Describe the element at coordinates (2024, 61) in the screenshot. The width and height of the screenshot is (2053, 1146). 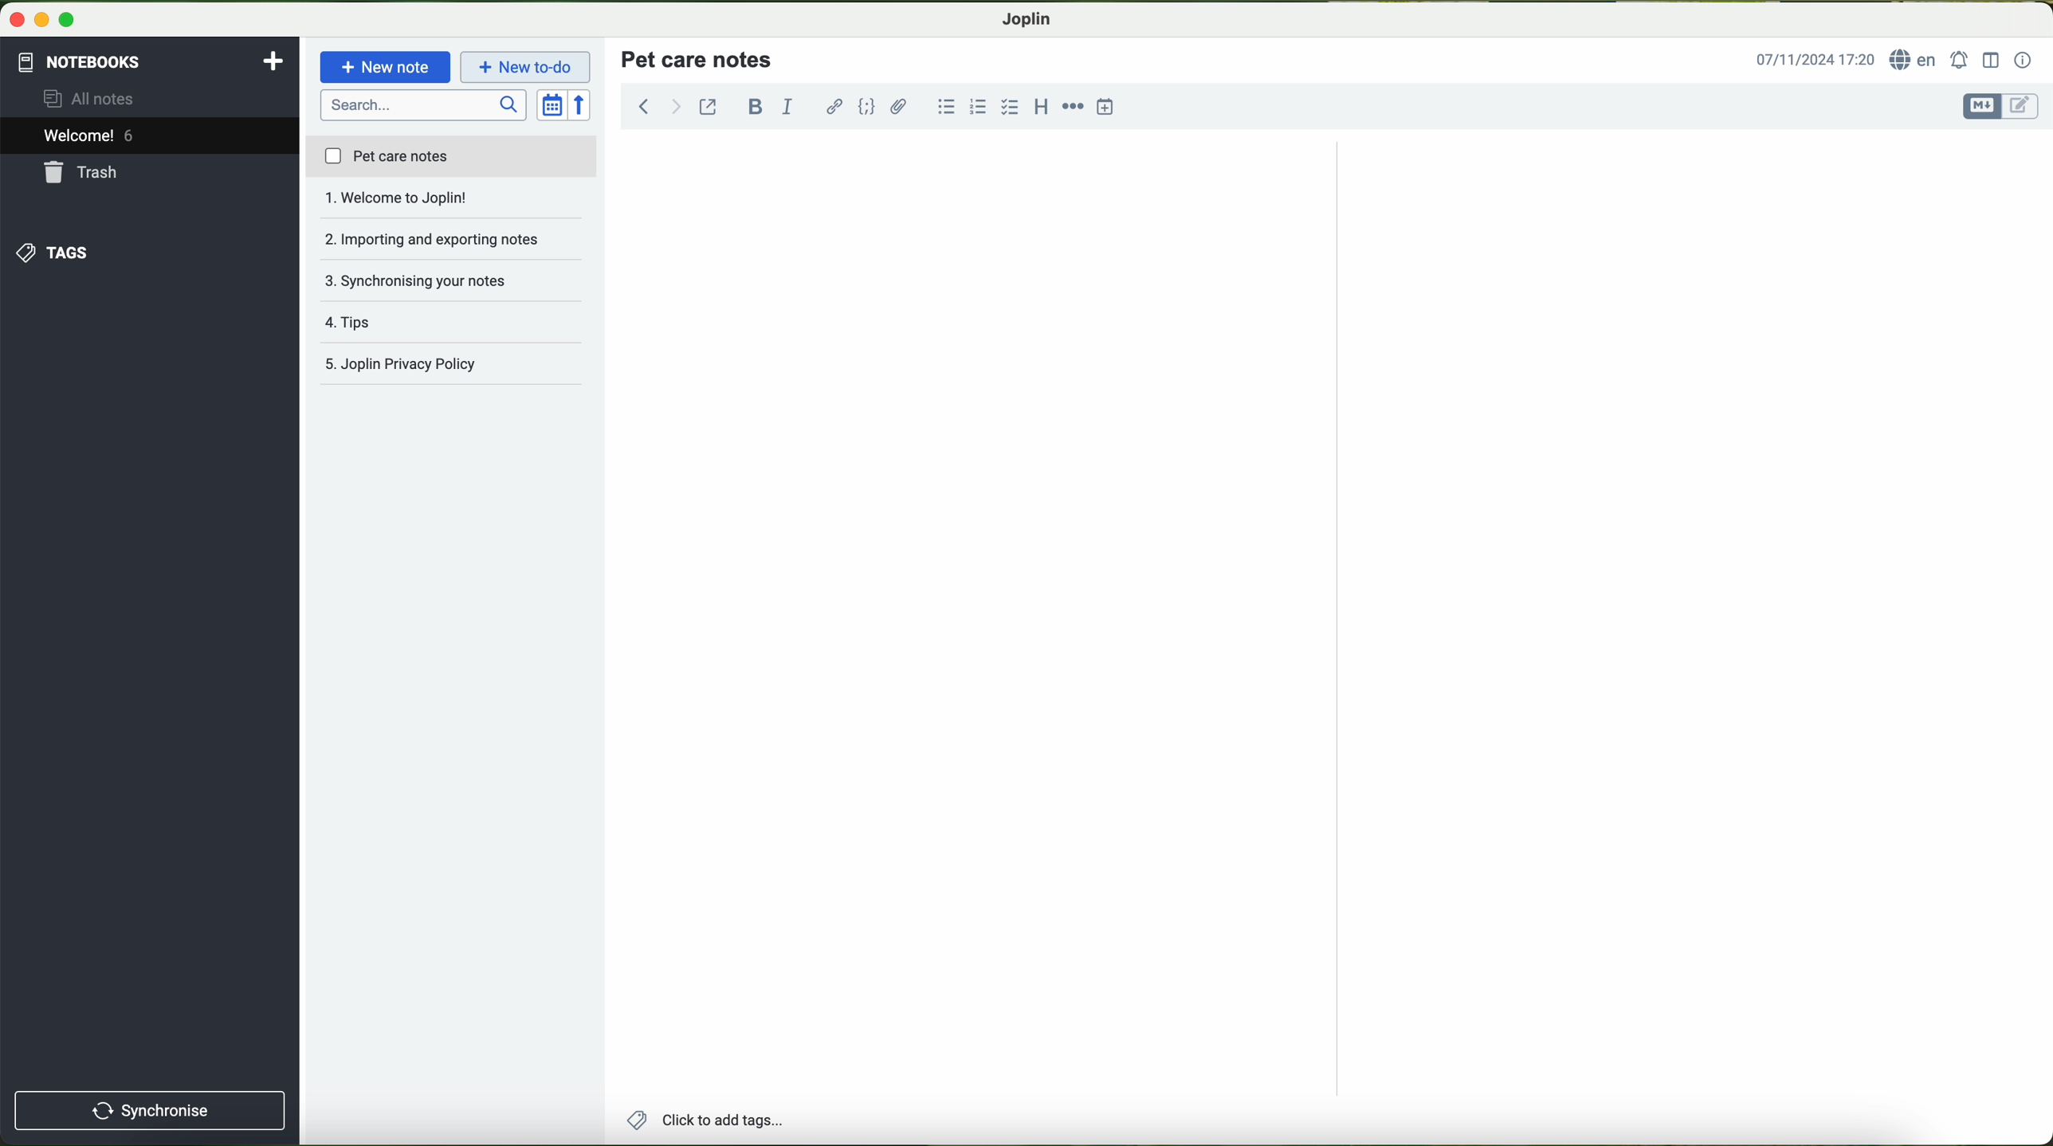
I see `note properties` at that location.